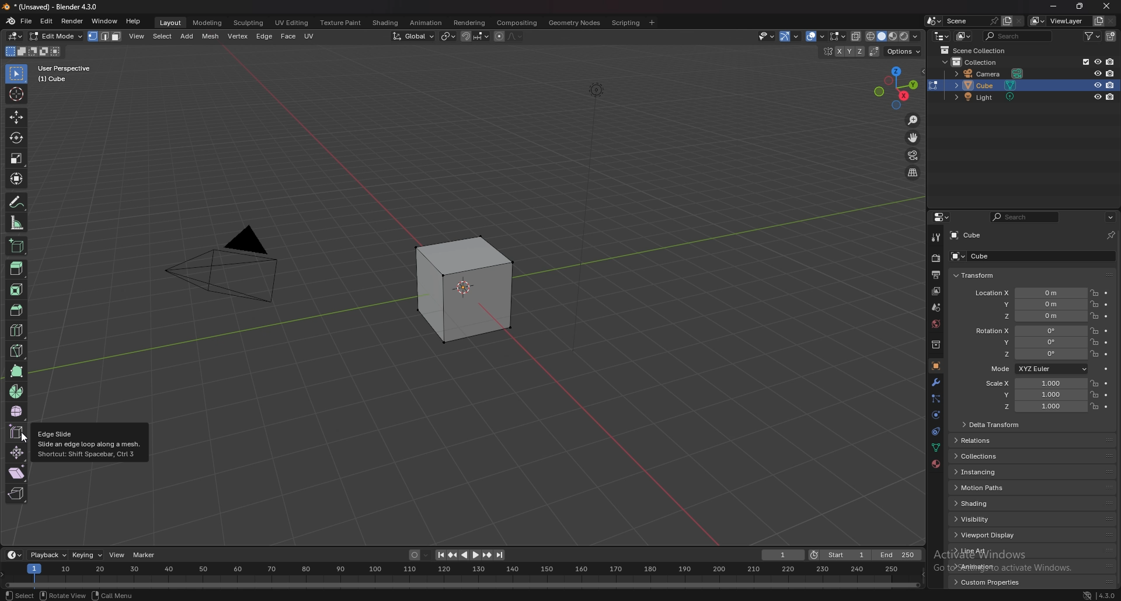 The height and width of the screenshot is (601, 1121). I want to click on particle, so click(936, 399).